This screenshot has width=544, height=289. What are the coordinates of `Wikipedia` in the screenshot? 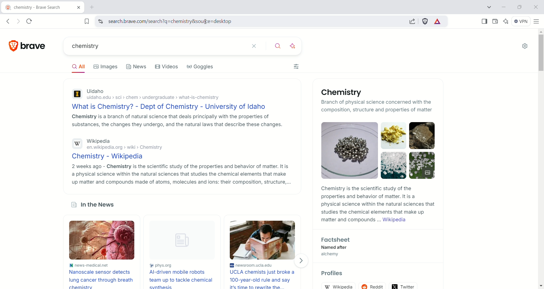 It's located at (99, 141).